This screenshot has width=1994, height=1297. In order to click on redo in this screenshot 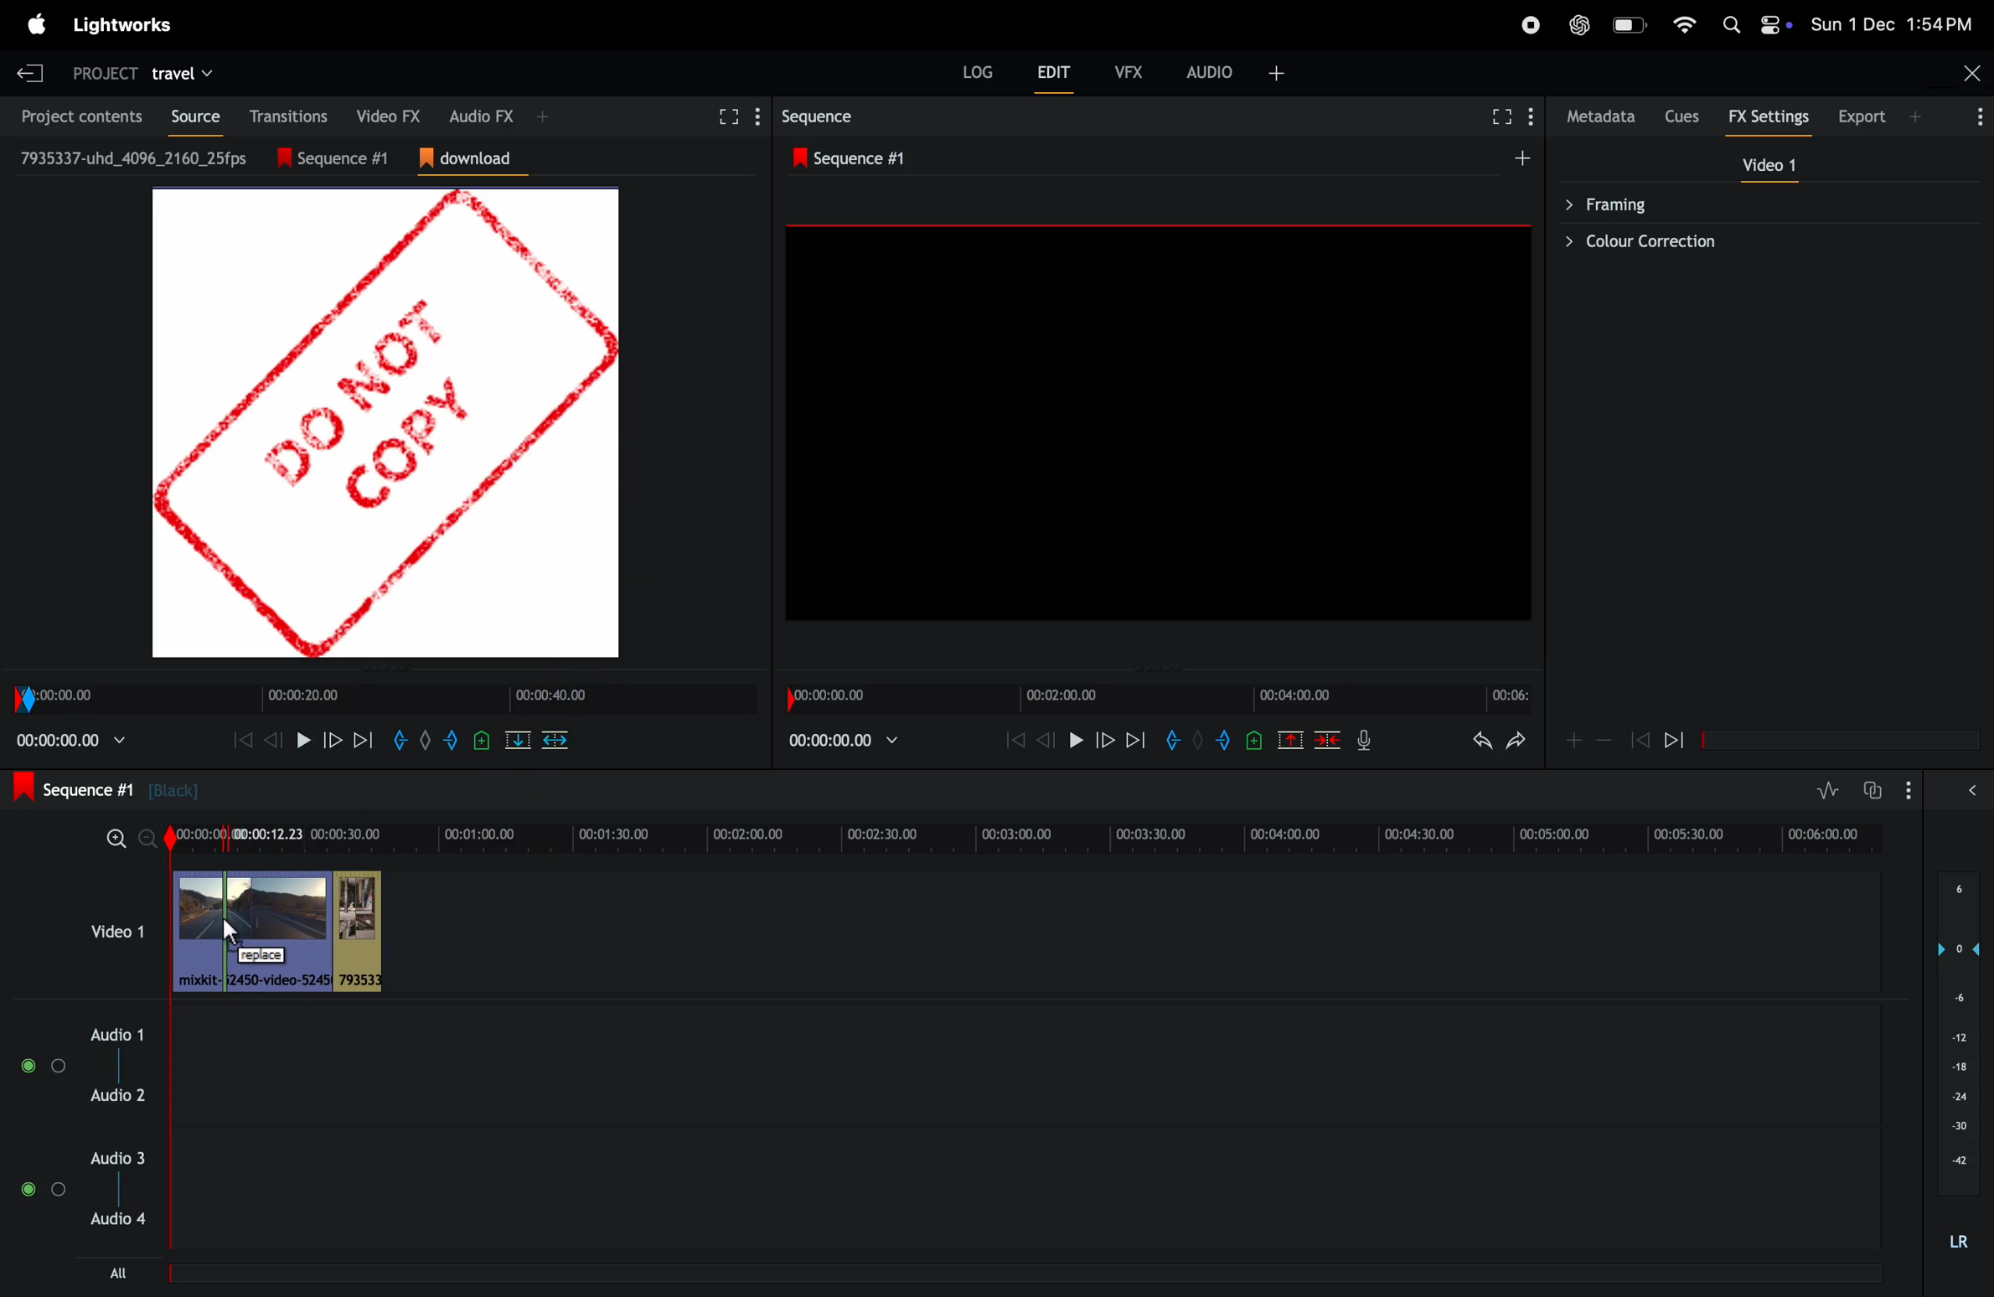, I will do `click(1516, 740)`.